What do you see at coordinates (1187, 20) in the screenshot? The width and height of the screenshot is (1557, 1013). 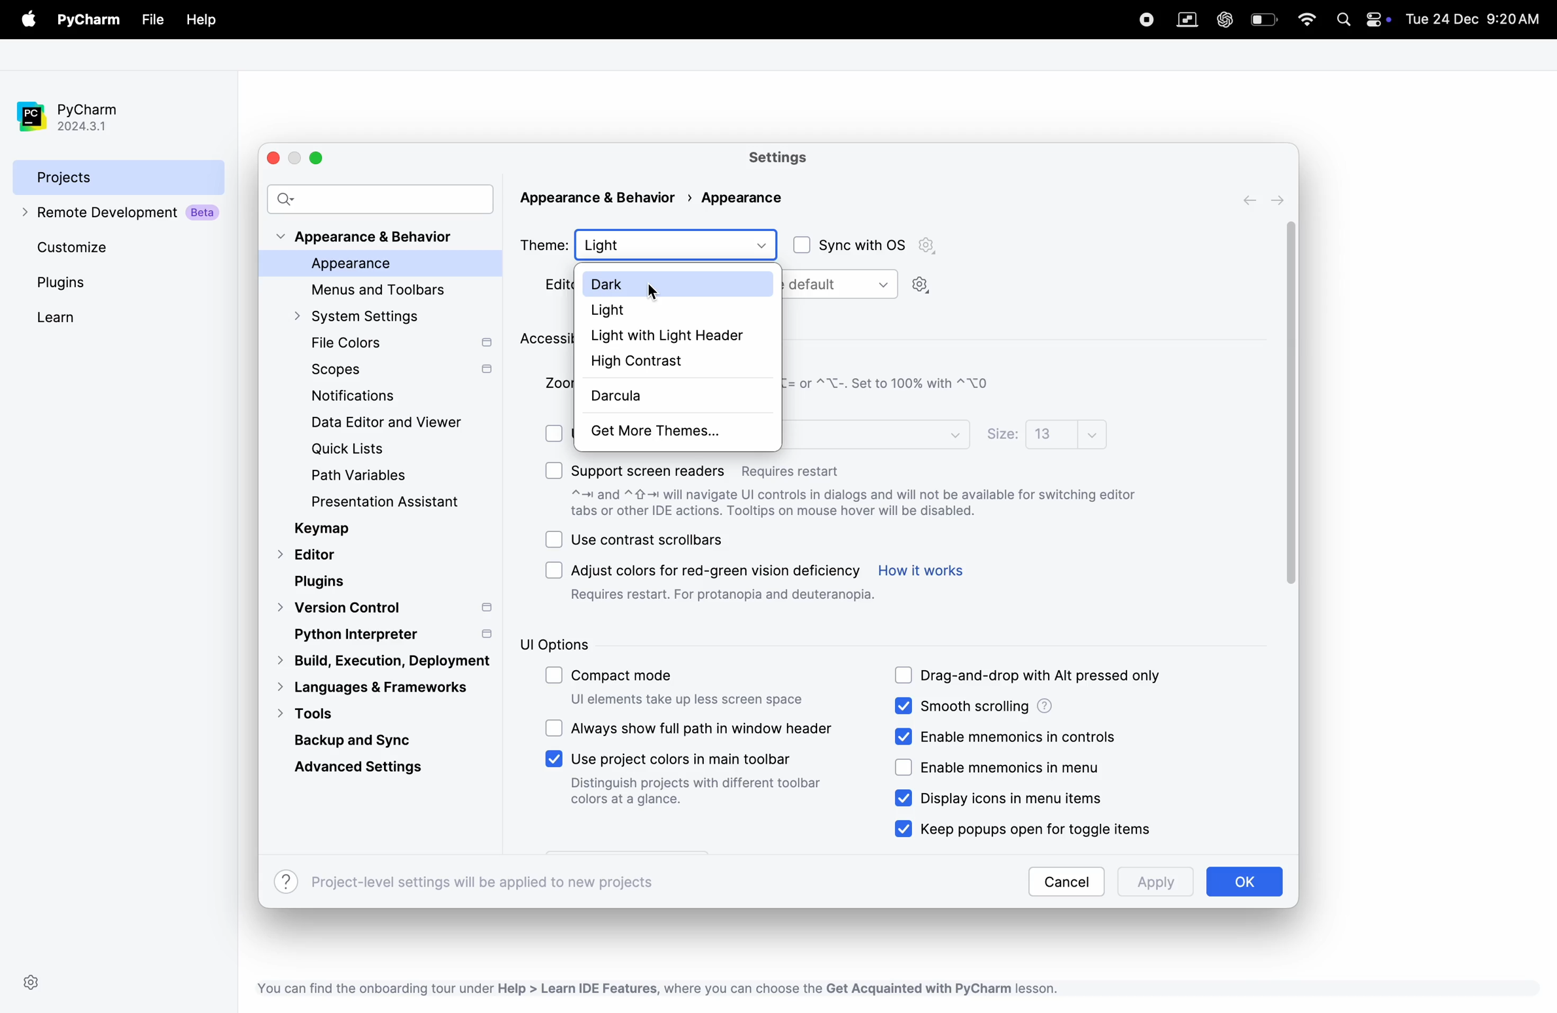 I see `vm` at bounding box center [1187, 20].